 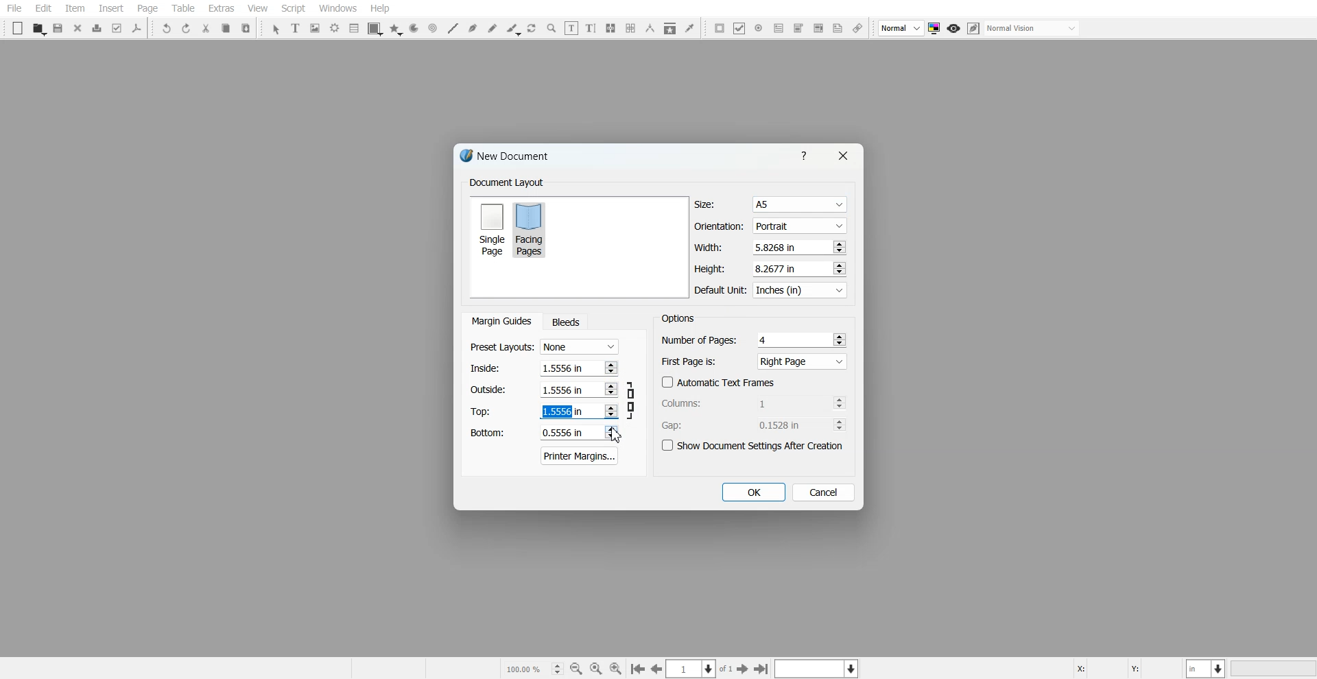 What do you see at coordinates (616, 435) in the screenshot?
I see `Cursor` at bounding box center [616, 435].